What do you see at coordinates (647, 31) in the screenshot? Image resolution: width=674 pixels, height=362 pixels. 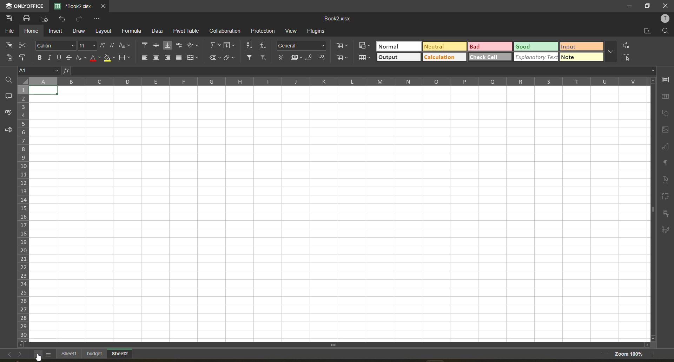 I see `open location` at bounding box center [647, 31].